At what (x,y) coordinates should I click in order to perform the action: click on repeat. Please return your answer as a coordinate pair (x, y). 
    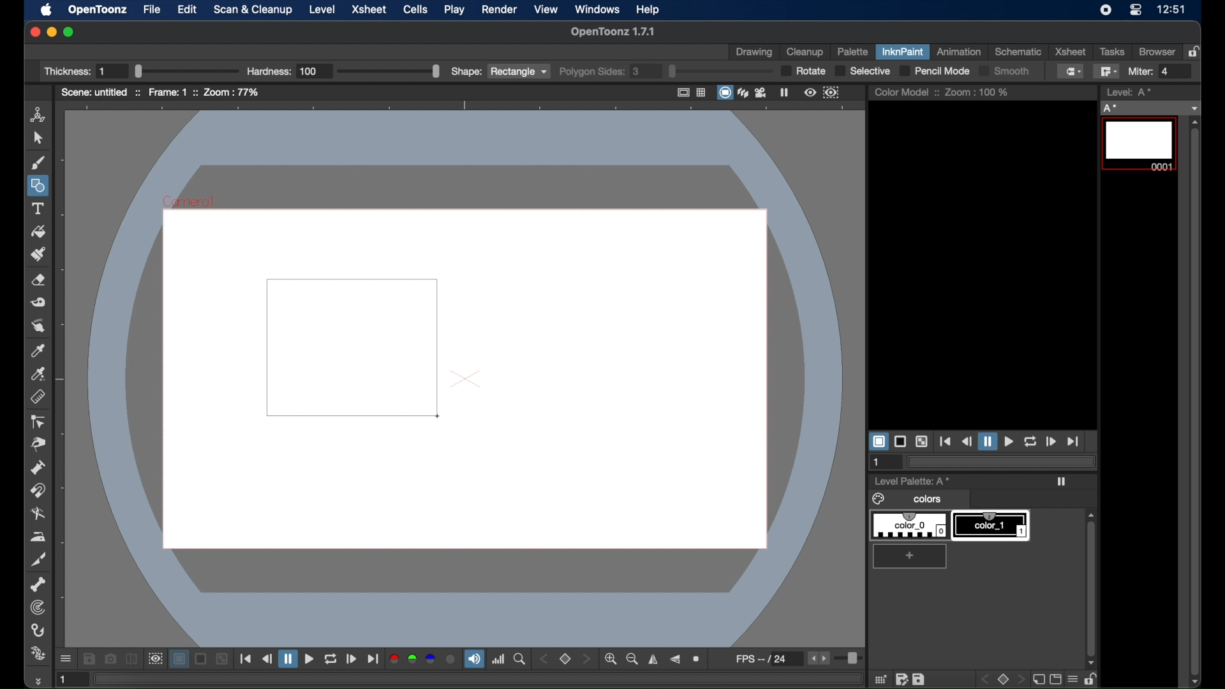
    Looking at the image, I should click on (330, 660).